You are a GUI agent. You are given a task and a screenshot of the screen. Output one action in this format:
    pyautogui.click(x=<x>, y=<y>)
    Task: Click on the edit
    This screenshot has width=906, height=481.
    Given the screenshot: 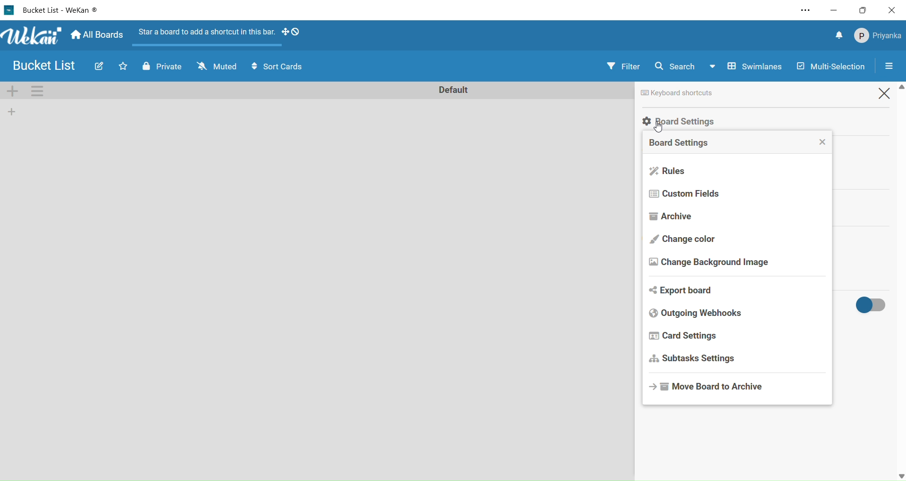 What is the action you would take?
    pyautogui.click(x=99, y=66)
    